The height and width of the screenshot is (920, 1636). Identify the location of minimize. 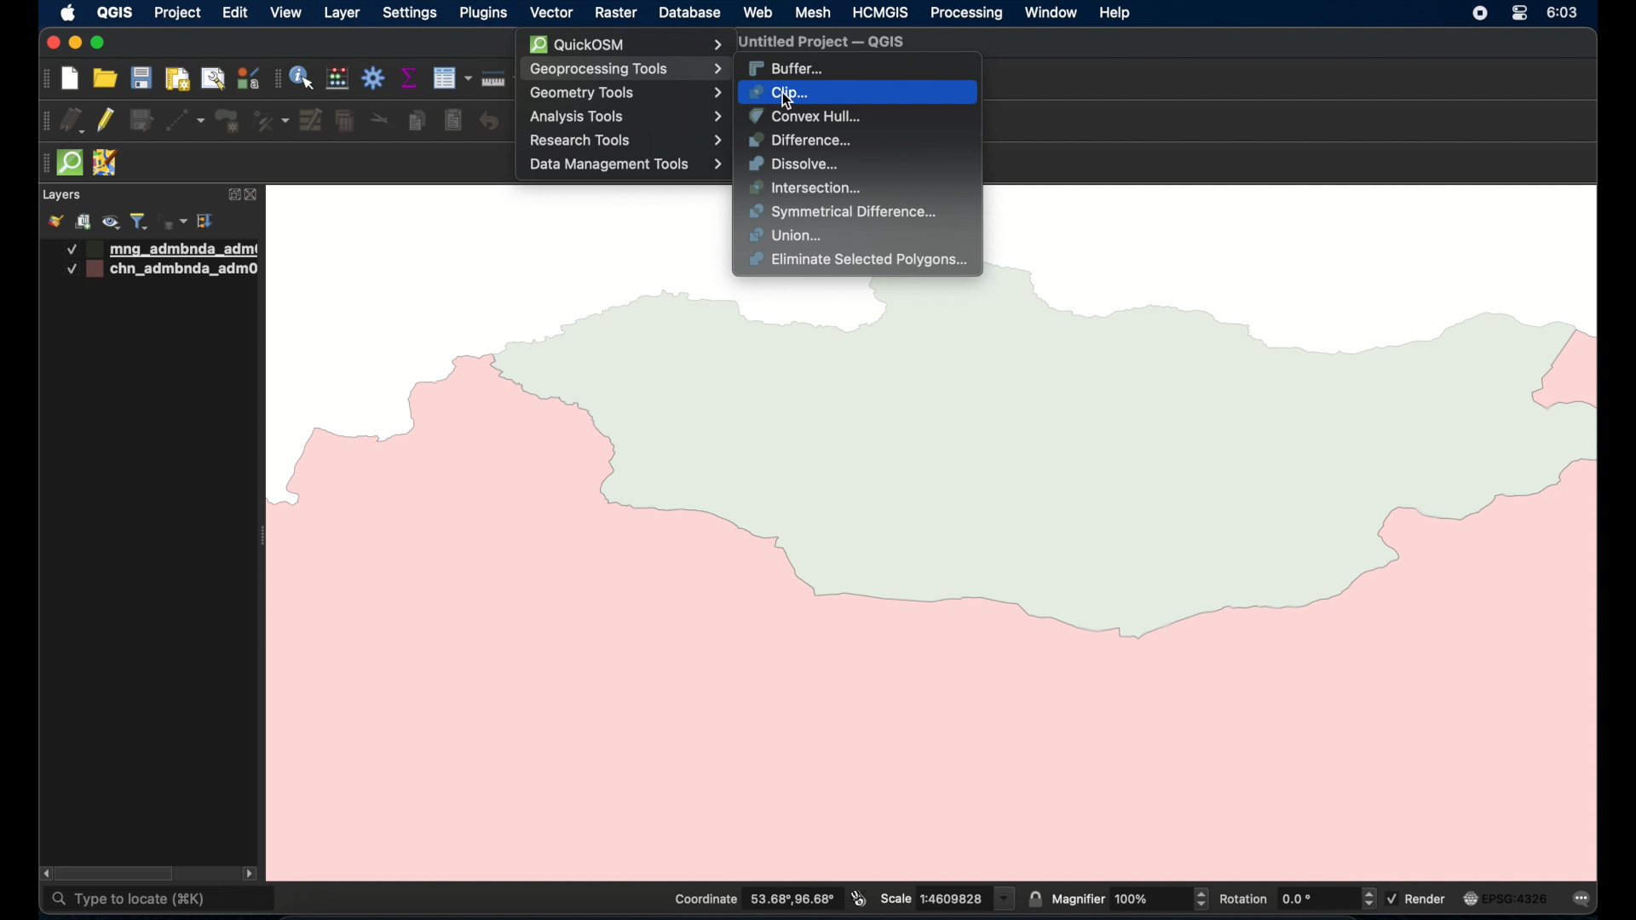
(76, 43).